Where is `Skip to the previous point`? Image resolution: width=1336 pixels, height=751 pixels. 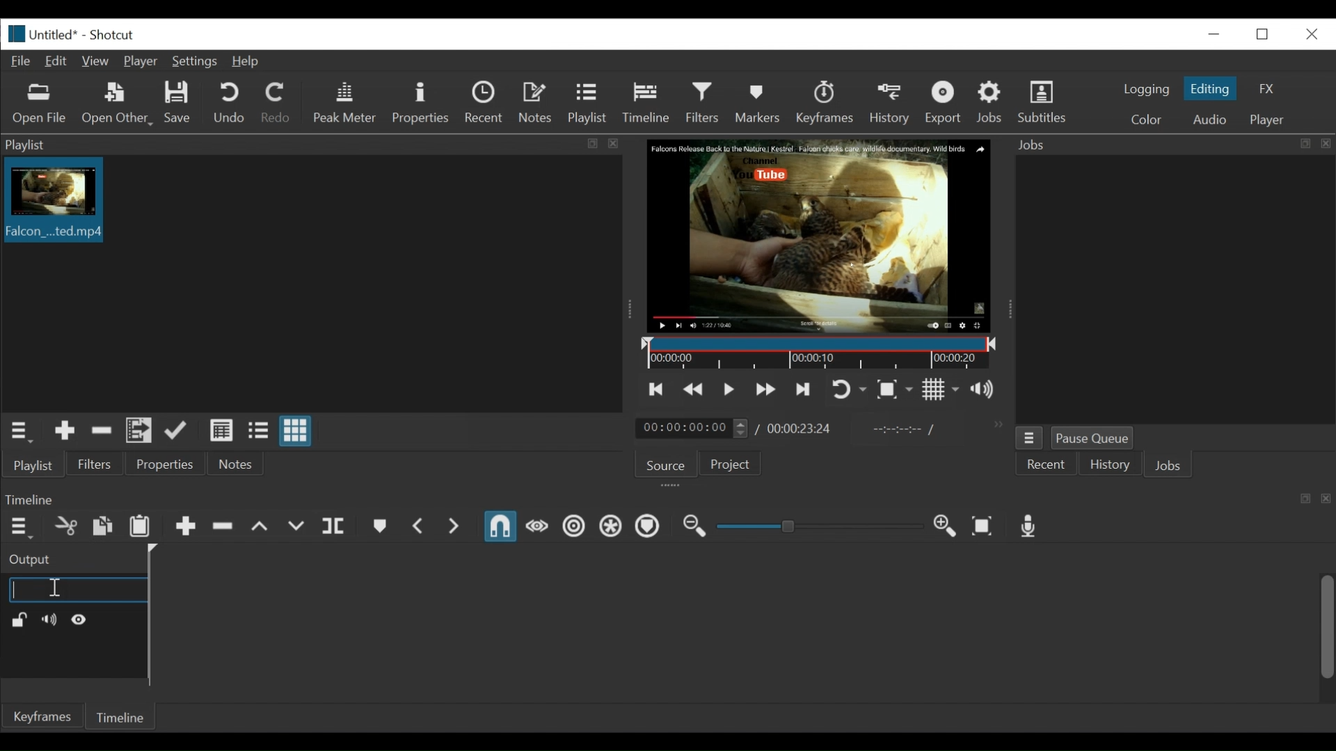 Skip to the previous point is located at coordinates (657, 389).